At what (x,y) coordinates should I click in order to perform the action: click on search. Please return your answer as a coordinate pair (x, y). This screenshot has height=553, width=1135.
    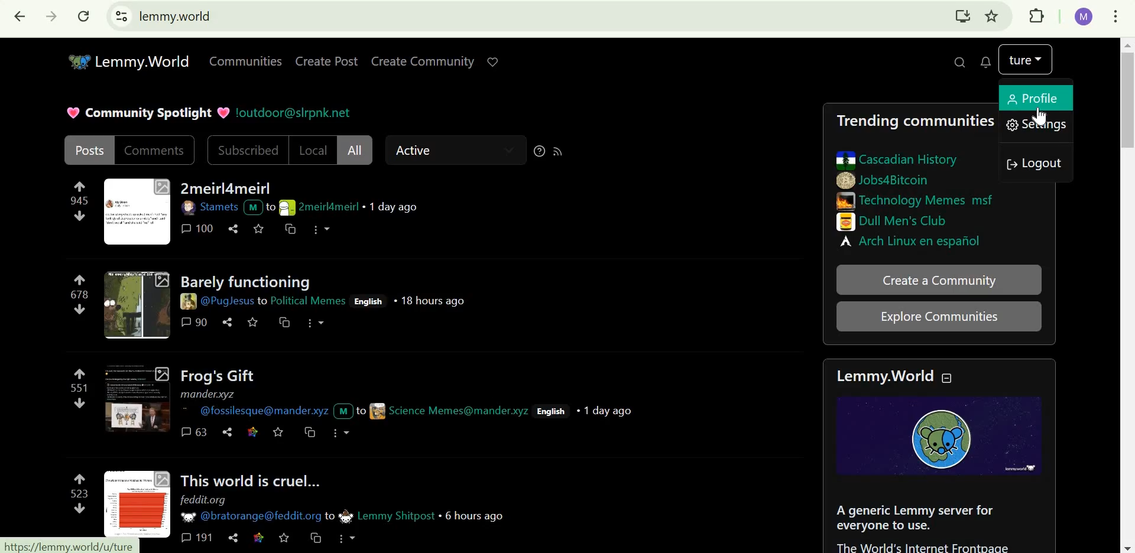
    Looking at the image, I should click on (961, 61).